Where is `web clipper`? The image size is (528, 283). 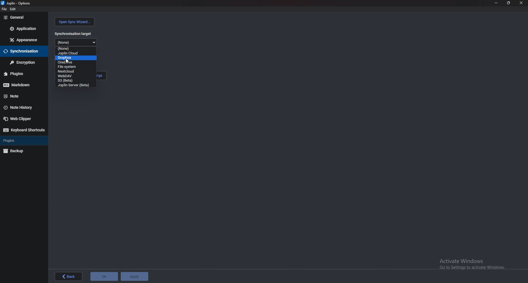
web clipper is located at coordinates (21, 119).